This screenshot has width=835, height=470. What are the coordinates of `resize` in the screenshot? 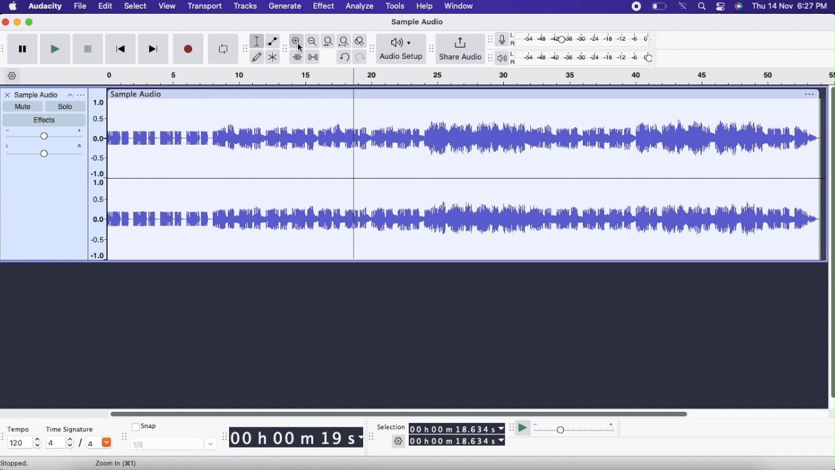 It's located at (489, 57).